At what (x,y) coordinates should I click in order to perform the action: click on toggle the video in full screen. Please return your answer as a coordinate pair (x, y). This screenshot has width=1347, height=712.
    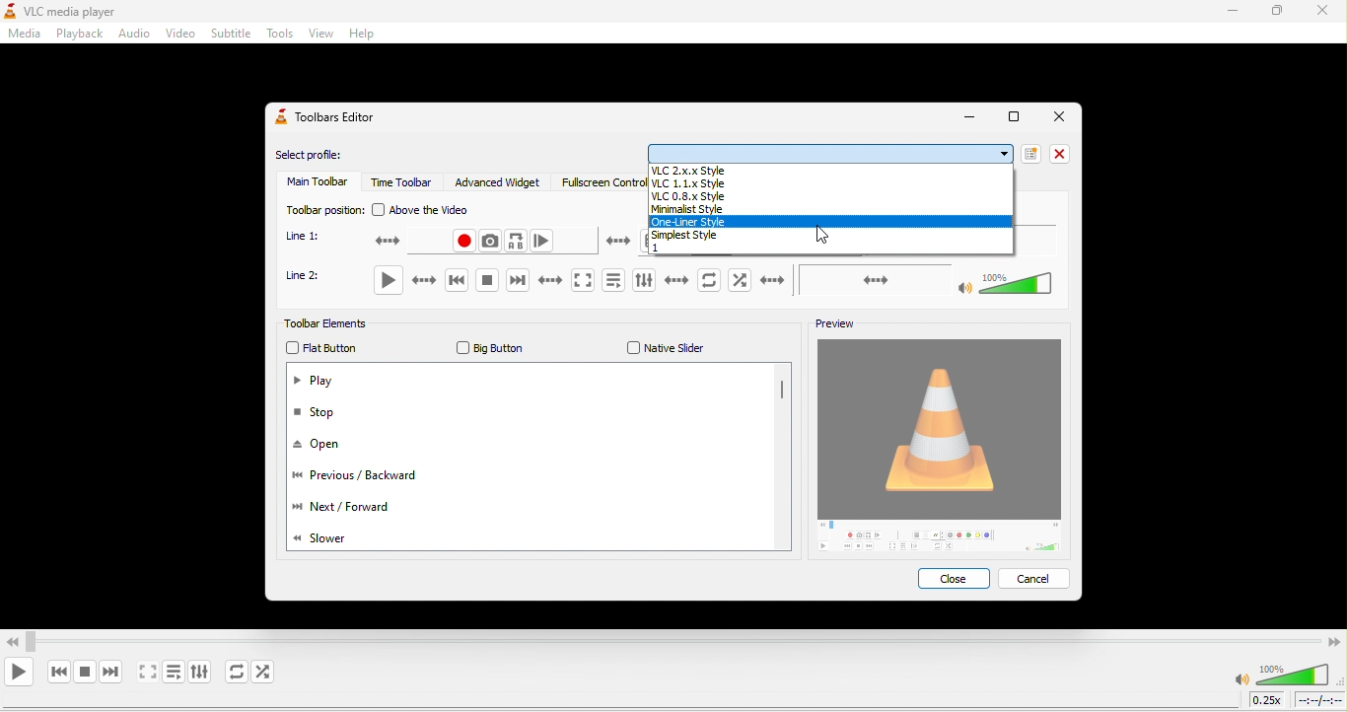
    Looking at the image, I should click on (563, 279).